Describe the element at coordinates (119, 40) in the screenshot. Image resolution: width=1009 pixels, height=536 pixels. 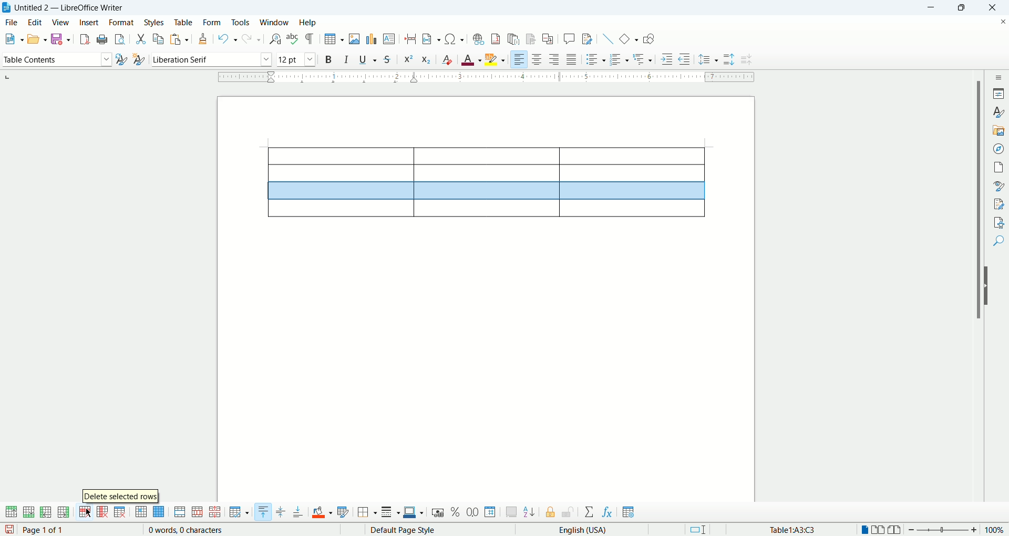
I see `print preview` at that location.